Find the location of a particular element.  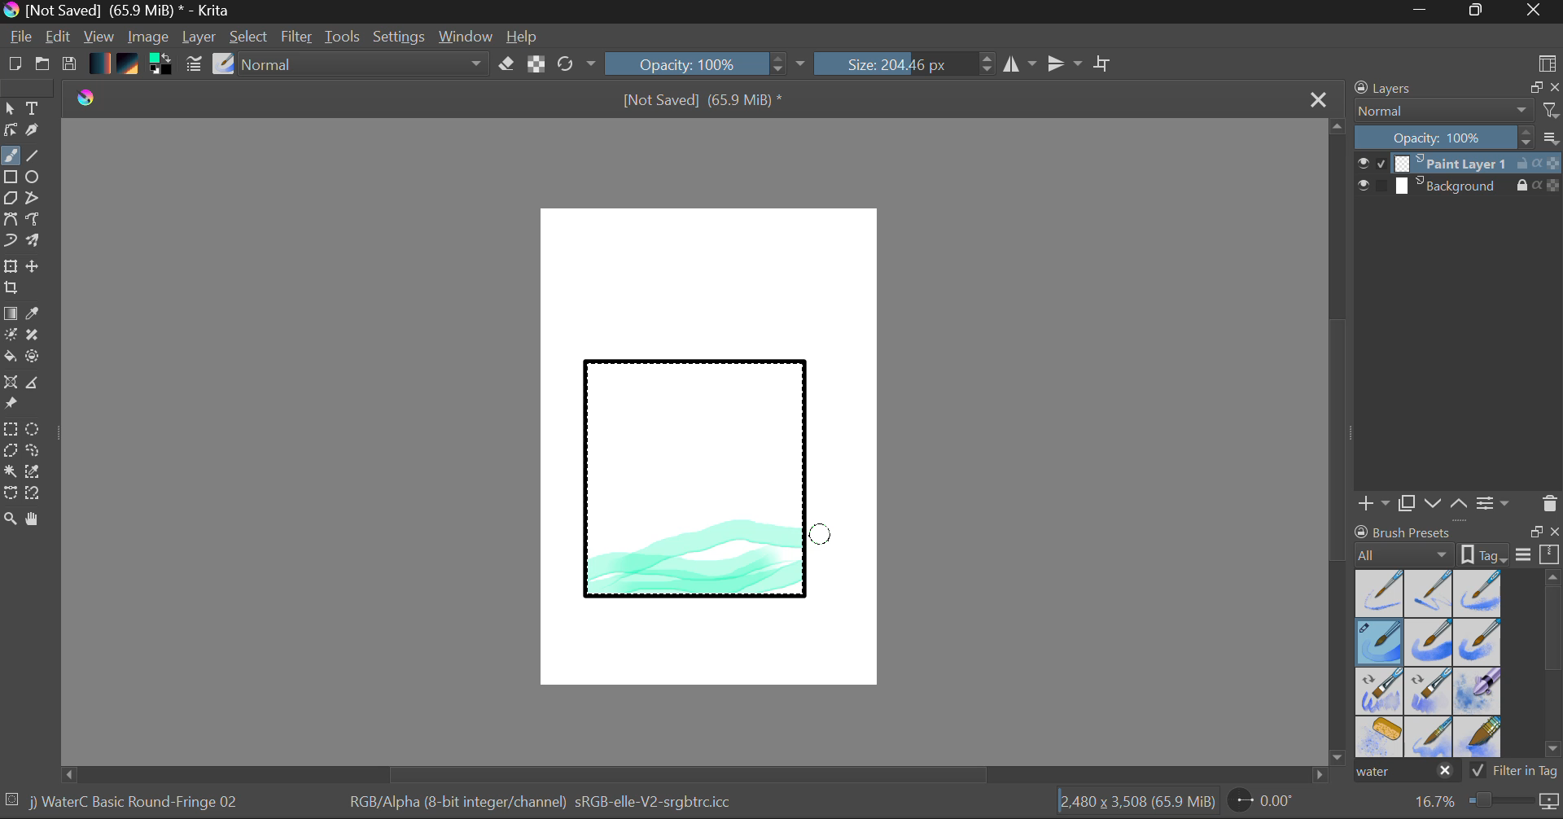

Select is located at coordinates (10, 109).